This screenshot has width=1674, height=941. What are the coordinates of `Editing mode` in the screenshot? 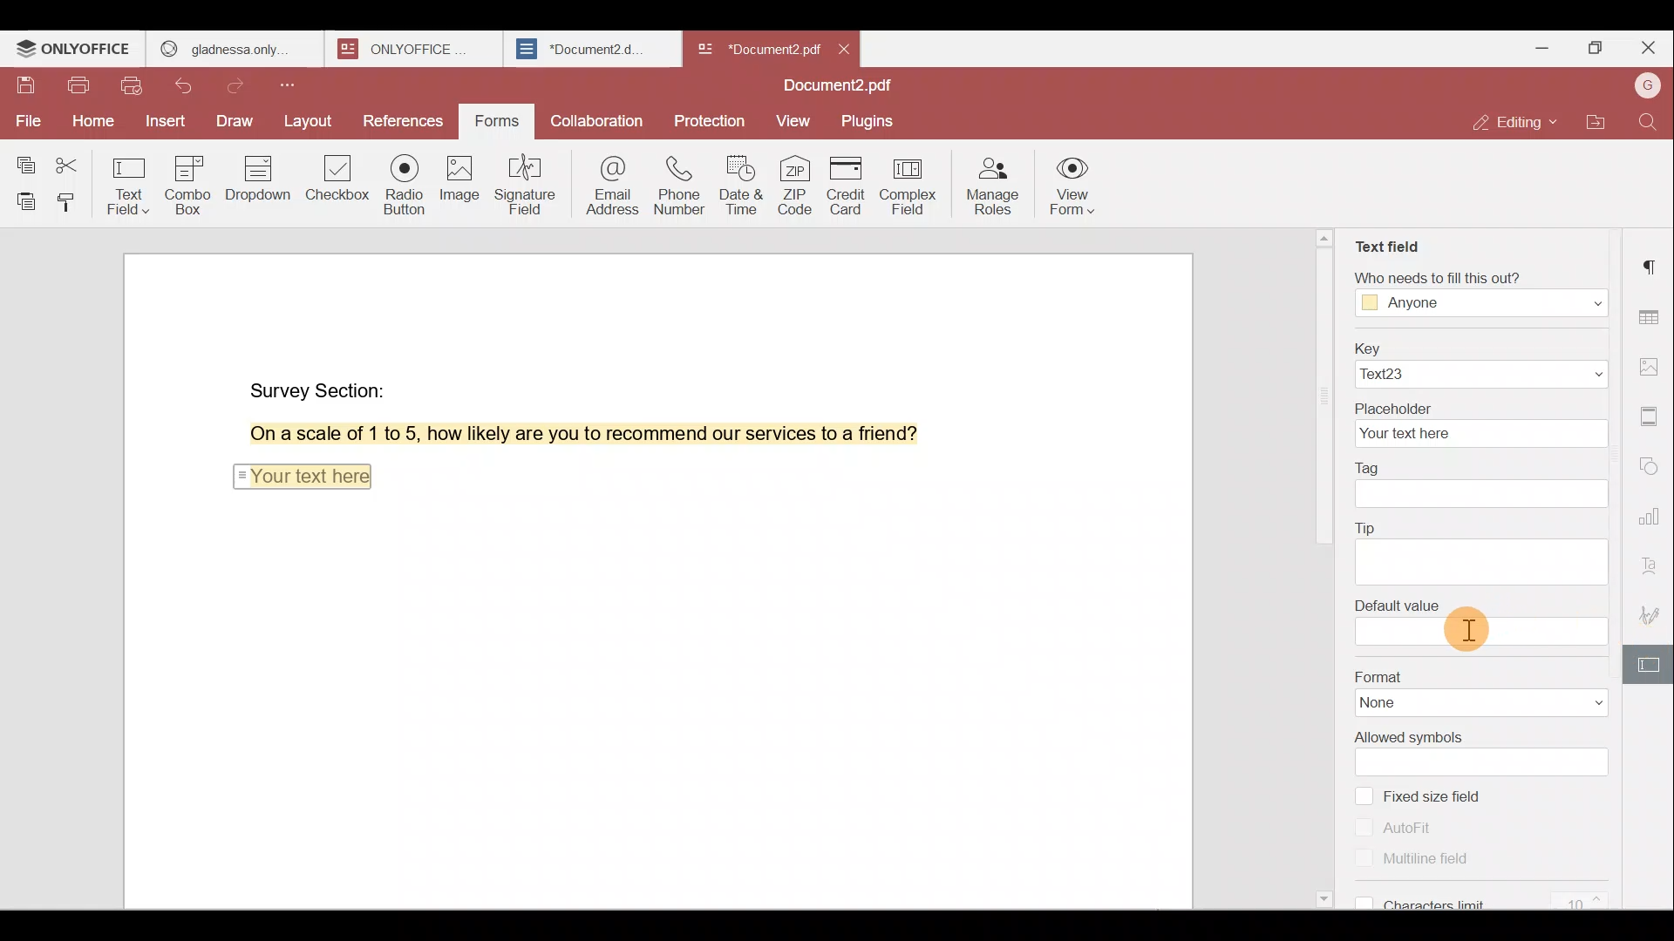 It's located at (1518, 122).